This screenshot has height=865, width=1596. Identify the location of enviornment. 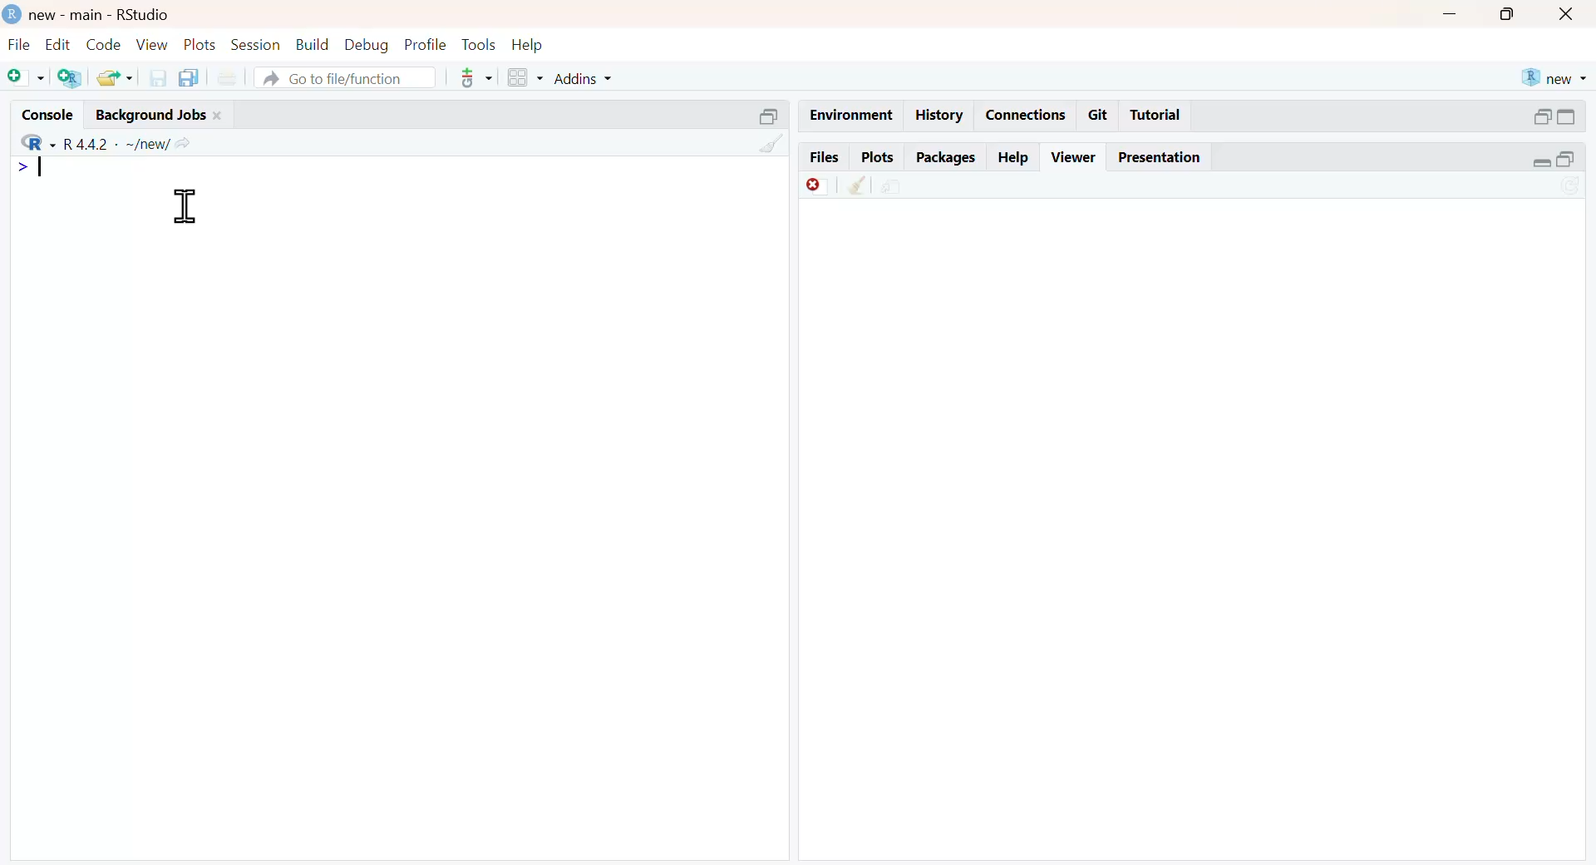
(853, 116).